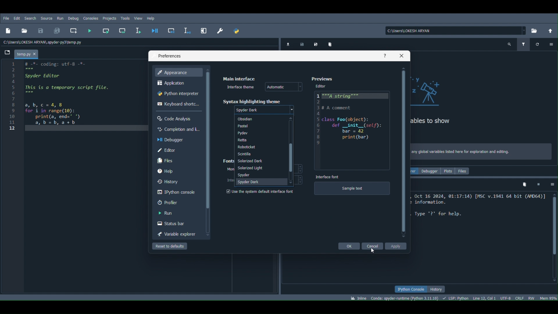  Describe the element at coordinates (175, 234) in the screenshot. I see `Variable explorer` at that location.